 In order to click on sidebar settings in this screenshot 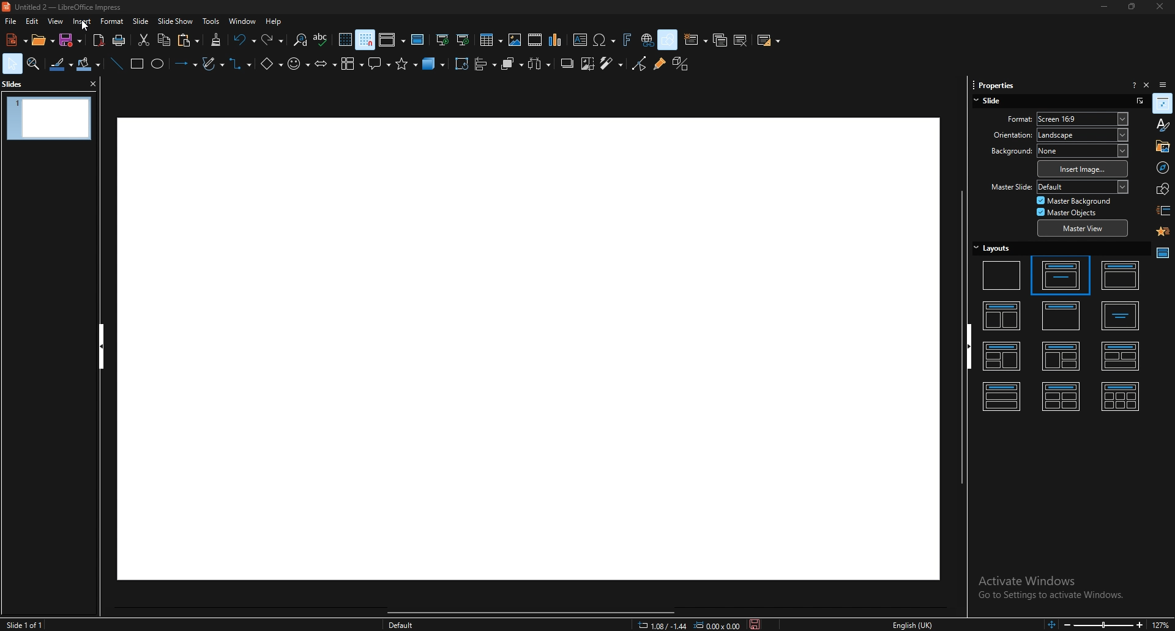, I will do `click(1164, 84)`.